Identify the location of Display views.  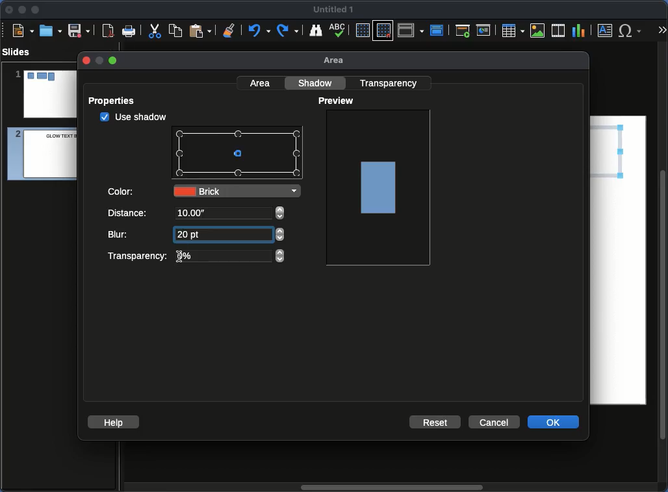
(413, 29).